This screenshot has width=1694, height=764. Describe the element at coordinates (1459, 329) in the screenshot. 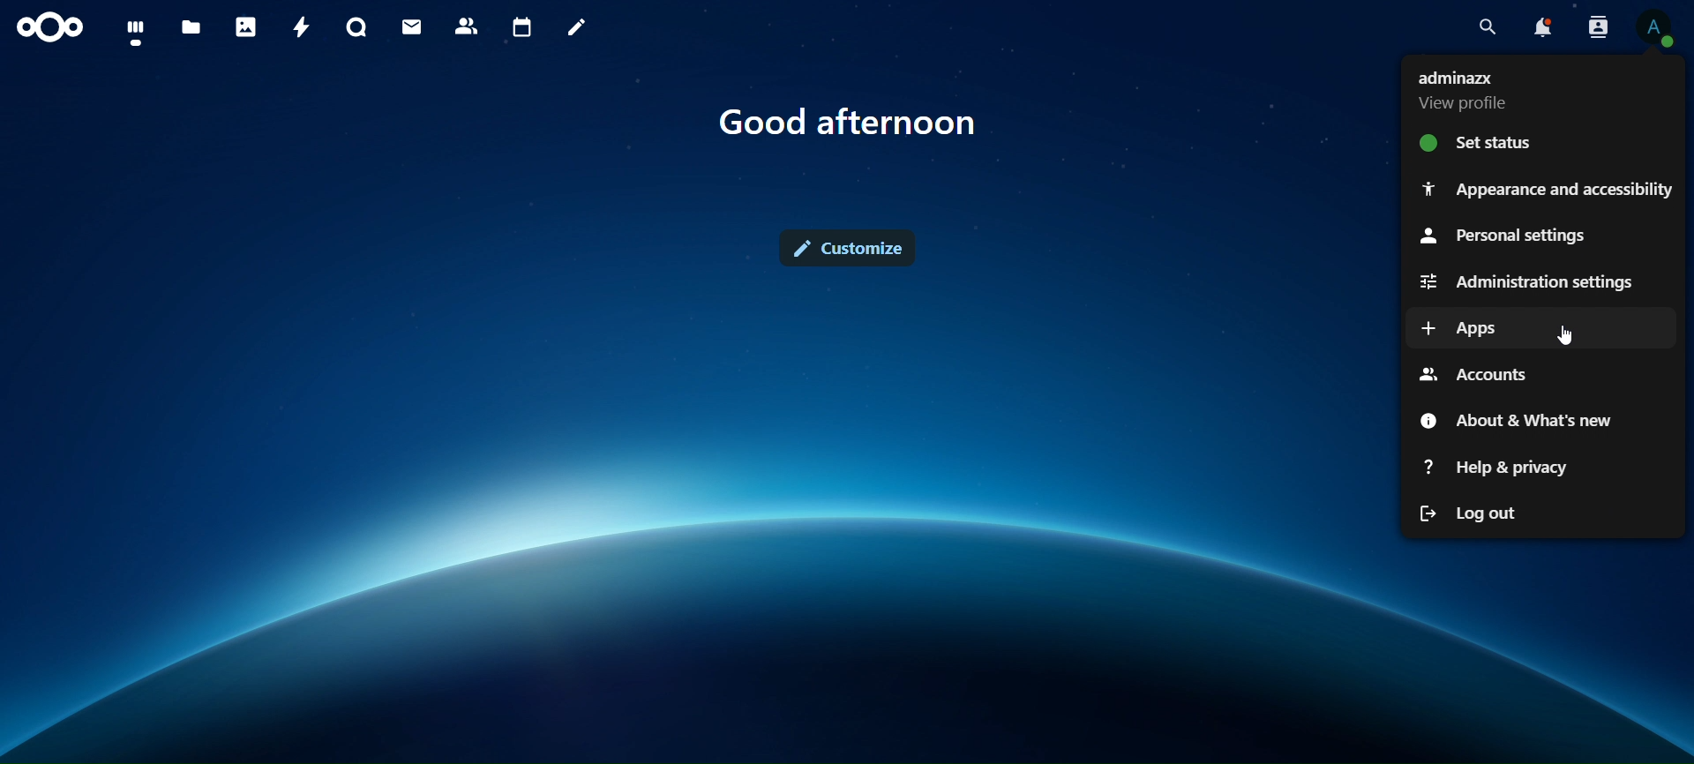

I see `apps` at that location.